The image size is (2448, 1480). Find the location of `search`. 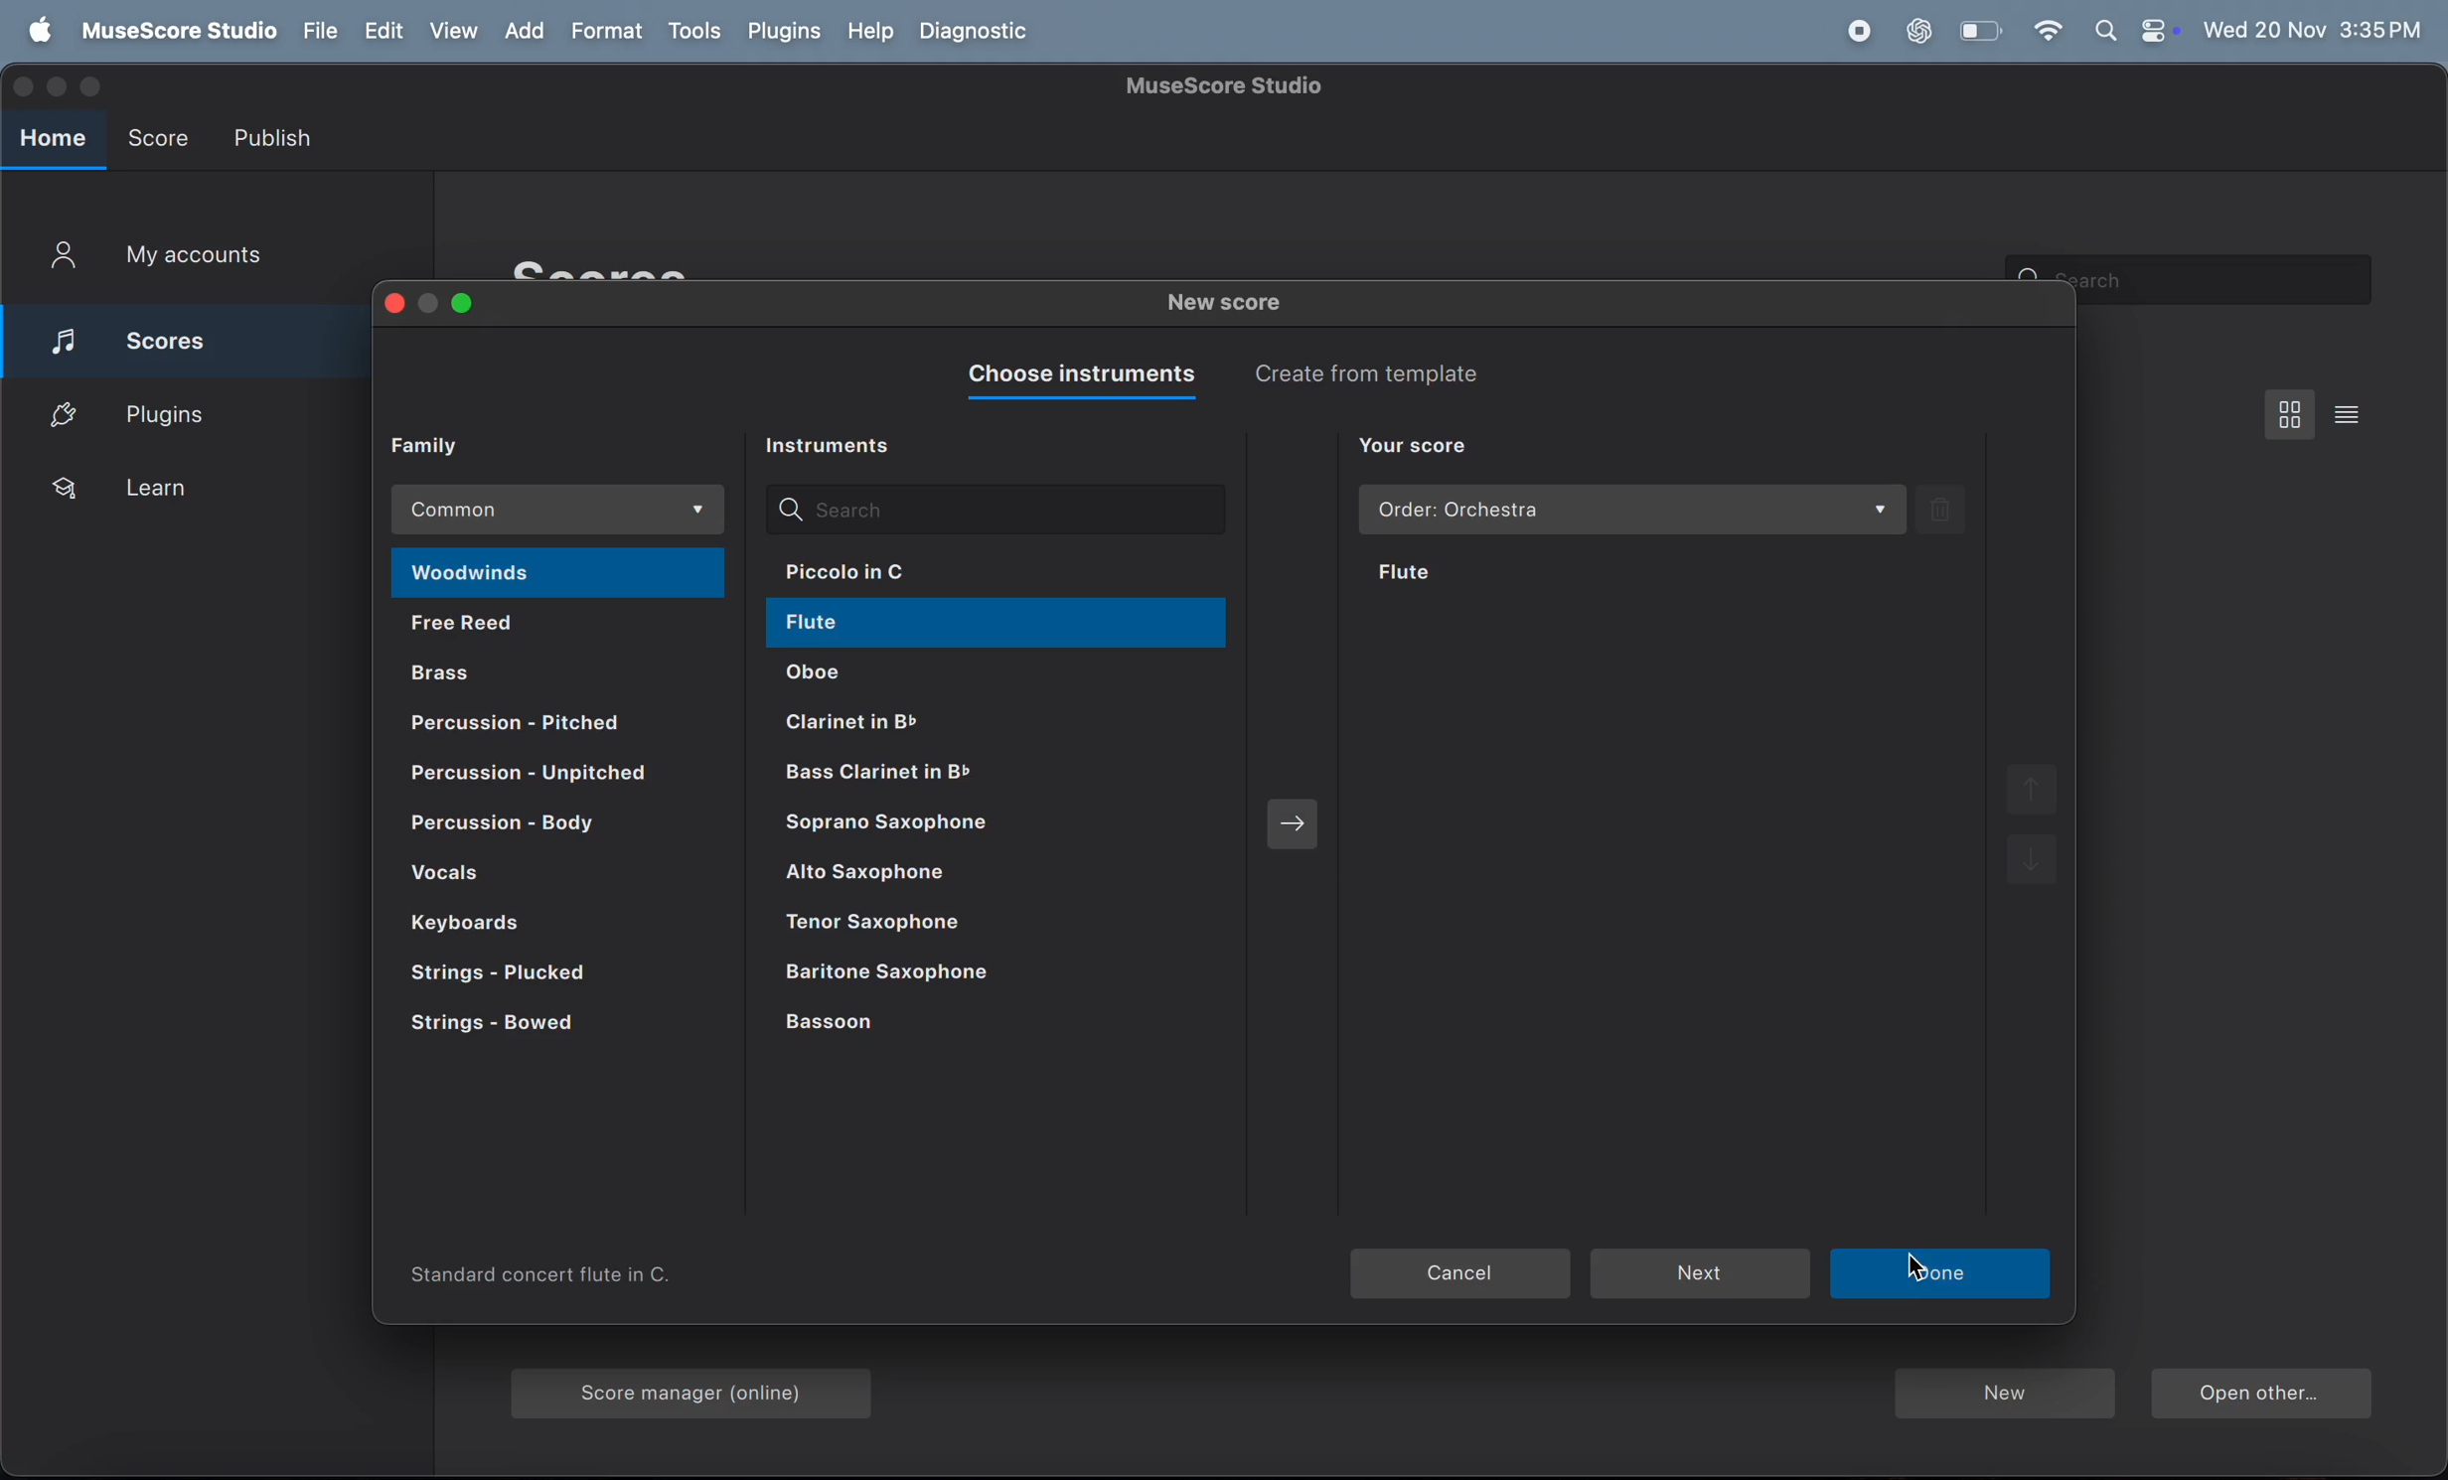

search is located at coordinates (994, 509).